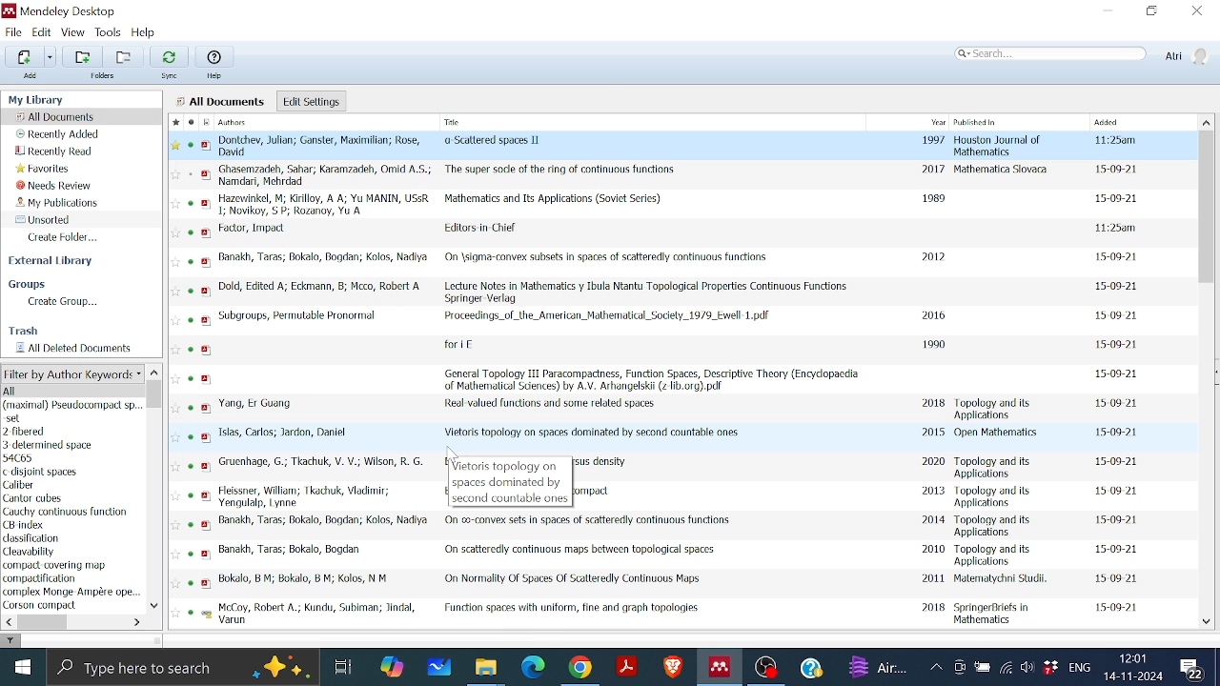 Image resolution: width=1220 pixels, height=686 pixels. I want to click on Title, so click(499, 141).